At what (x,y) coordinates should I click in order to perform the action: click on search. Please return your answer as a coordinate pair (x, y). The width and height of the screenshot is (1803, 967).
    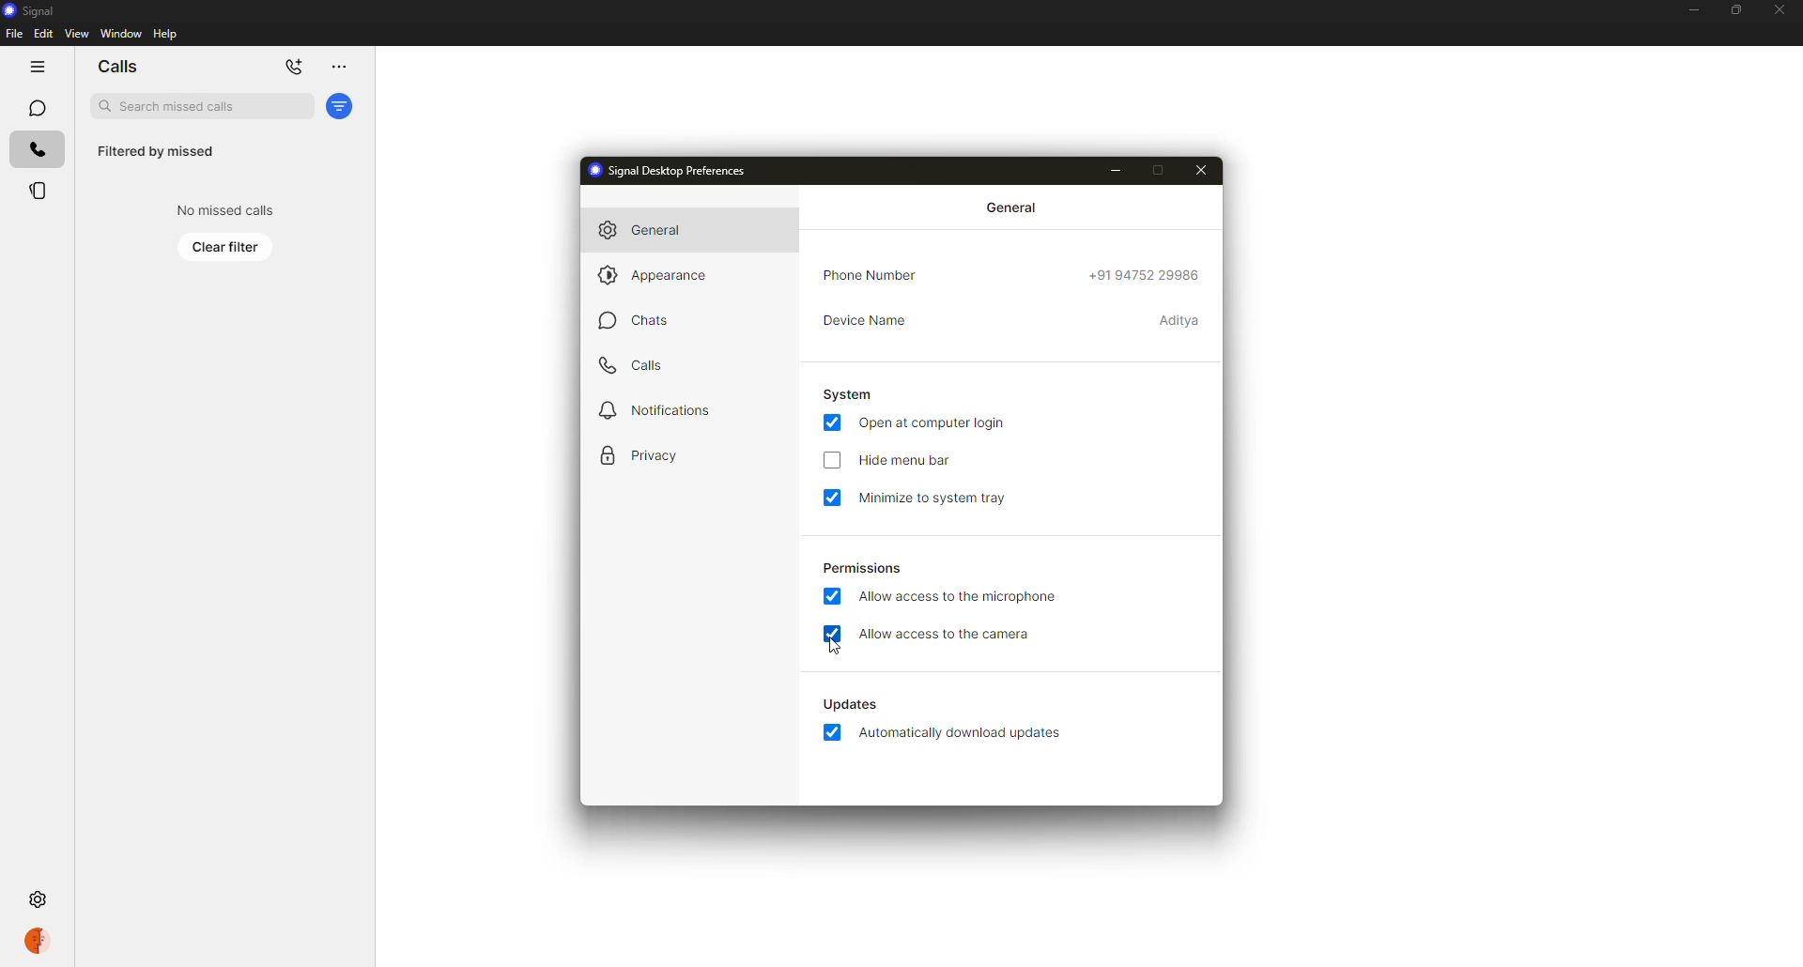
    Looking at the image, I should click on (202, 106).